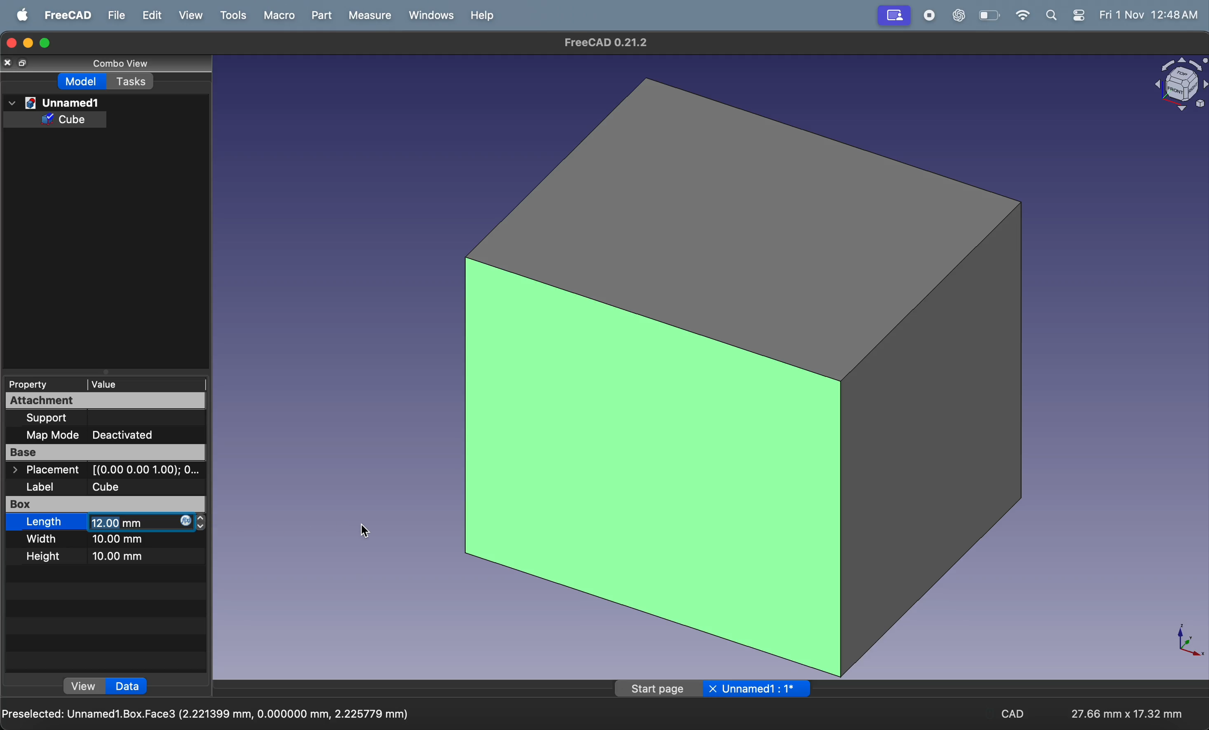 This screenshot has width=1209, height=730. I want to click on record, so click(924, 15).